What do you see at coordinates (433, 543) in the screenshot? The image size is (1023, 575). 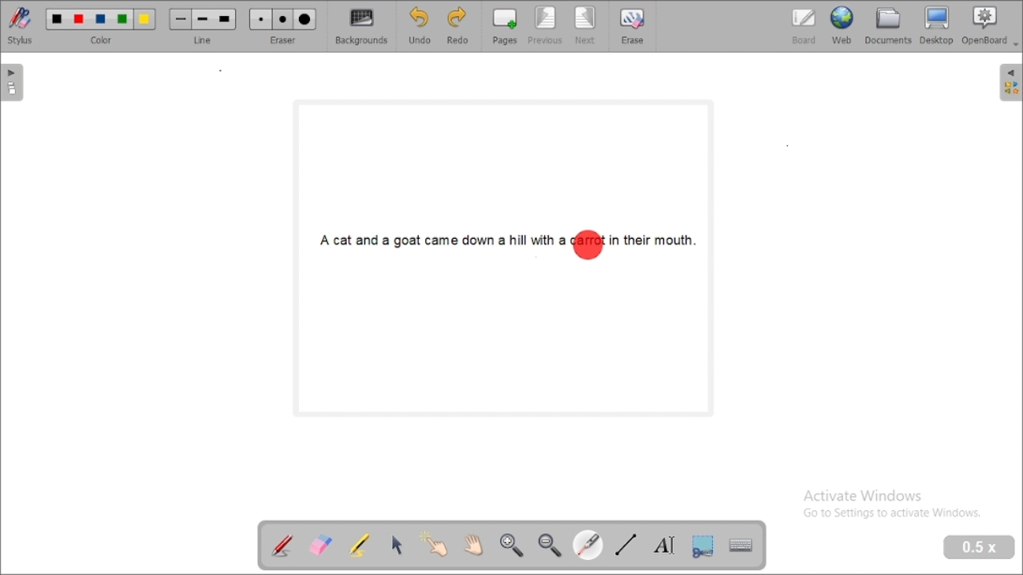 I see `interact with items` at bounding box center [433, 543].